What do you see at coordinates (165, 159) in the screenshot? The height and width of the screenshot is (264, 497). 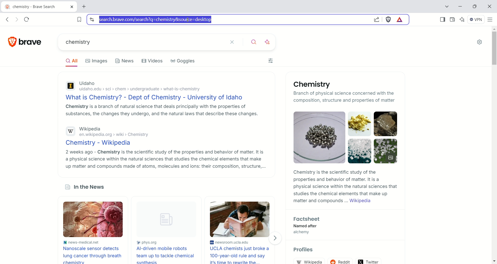 I see `2 weeks ago - Chemistry is the scientific study of the properties and behavior of matter. It is a physical science within the natural sciences that studies the chemical elements that make up matter and compounds made of atoms, molecules and ions: their composition, structure,...` at bounding box center [165, 159].